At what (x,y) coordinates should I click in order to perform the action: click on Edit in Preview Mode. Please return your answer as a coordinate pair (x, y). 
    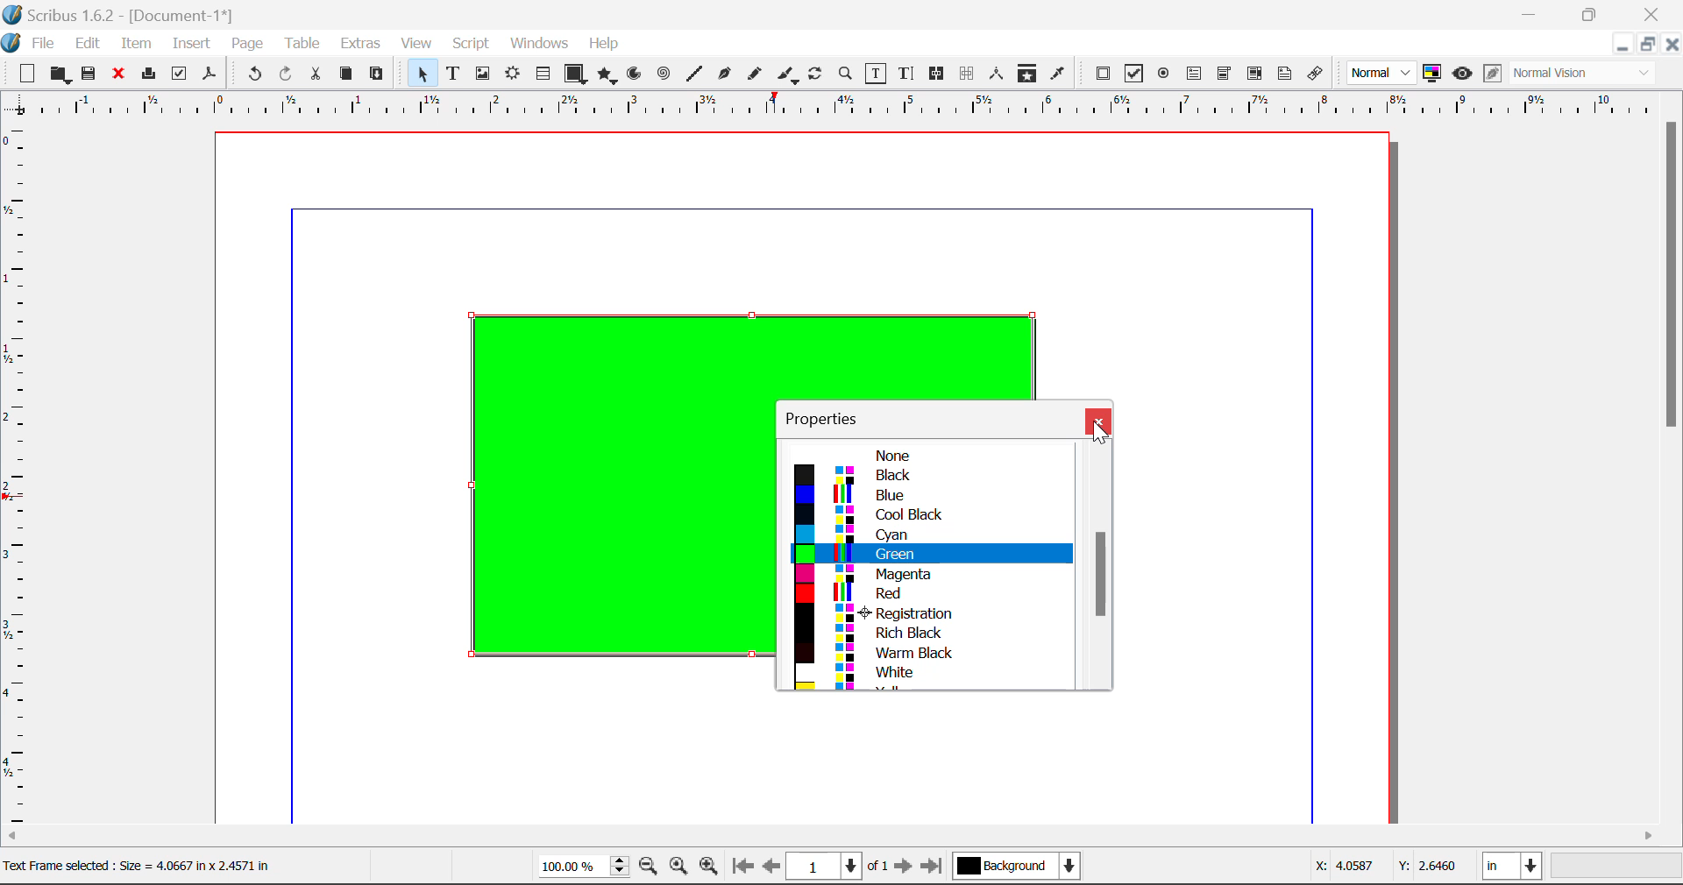
    Looking at the image, I should click on (1492, 75).